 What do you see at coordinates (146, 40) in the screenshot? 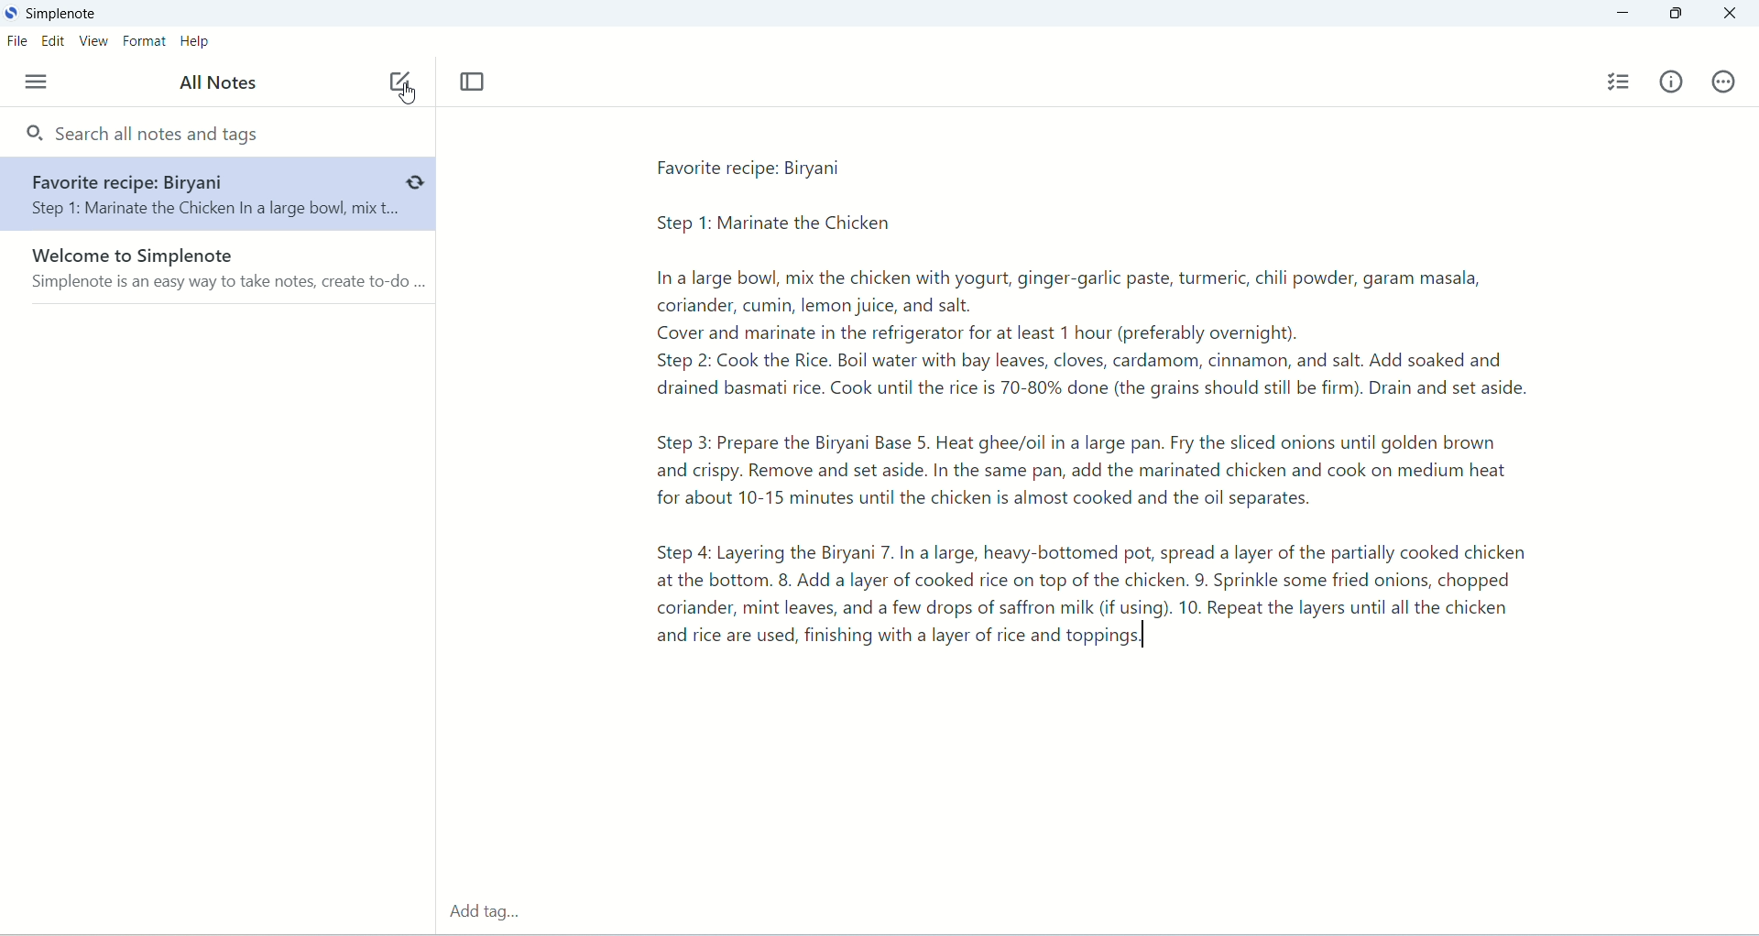
I see `format` at bounding box center [146, 40].